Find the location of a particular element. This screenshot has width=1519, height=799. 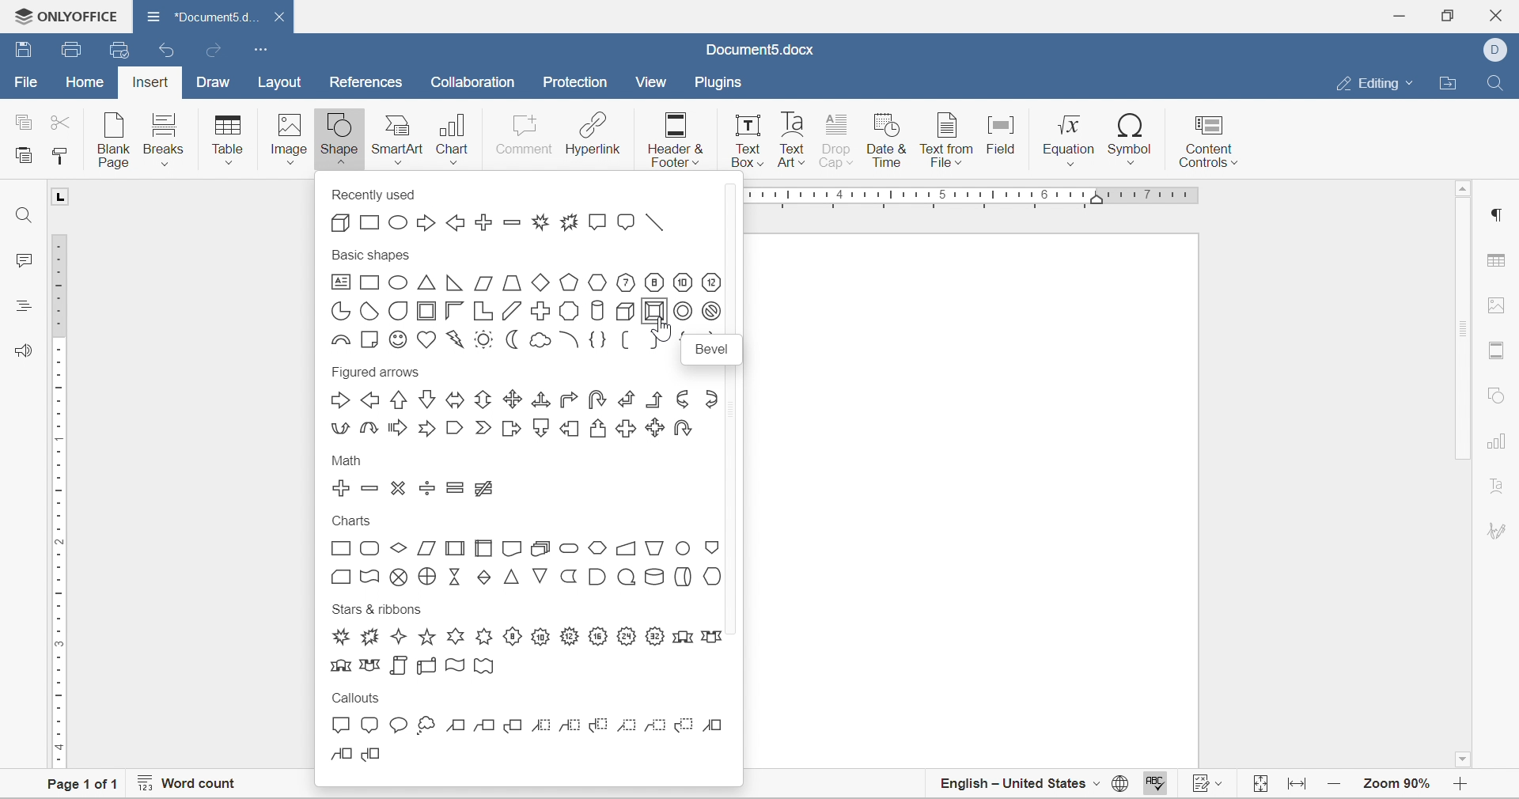

copy style is located at coordinates (63, 155).